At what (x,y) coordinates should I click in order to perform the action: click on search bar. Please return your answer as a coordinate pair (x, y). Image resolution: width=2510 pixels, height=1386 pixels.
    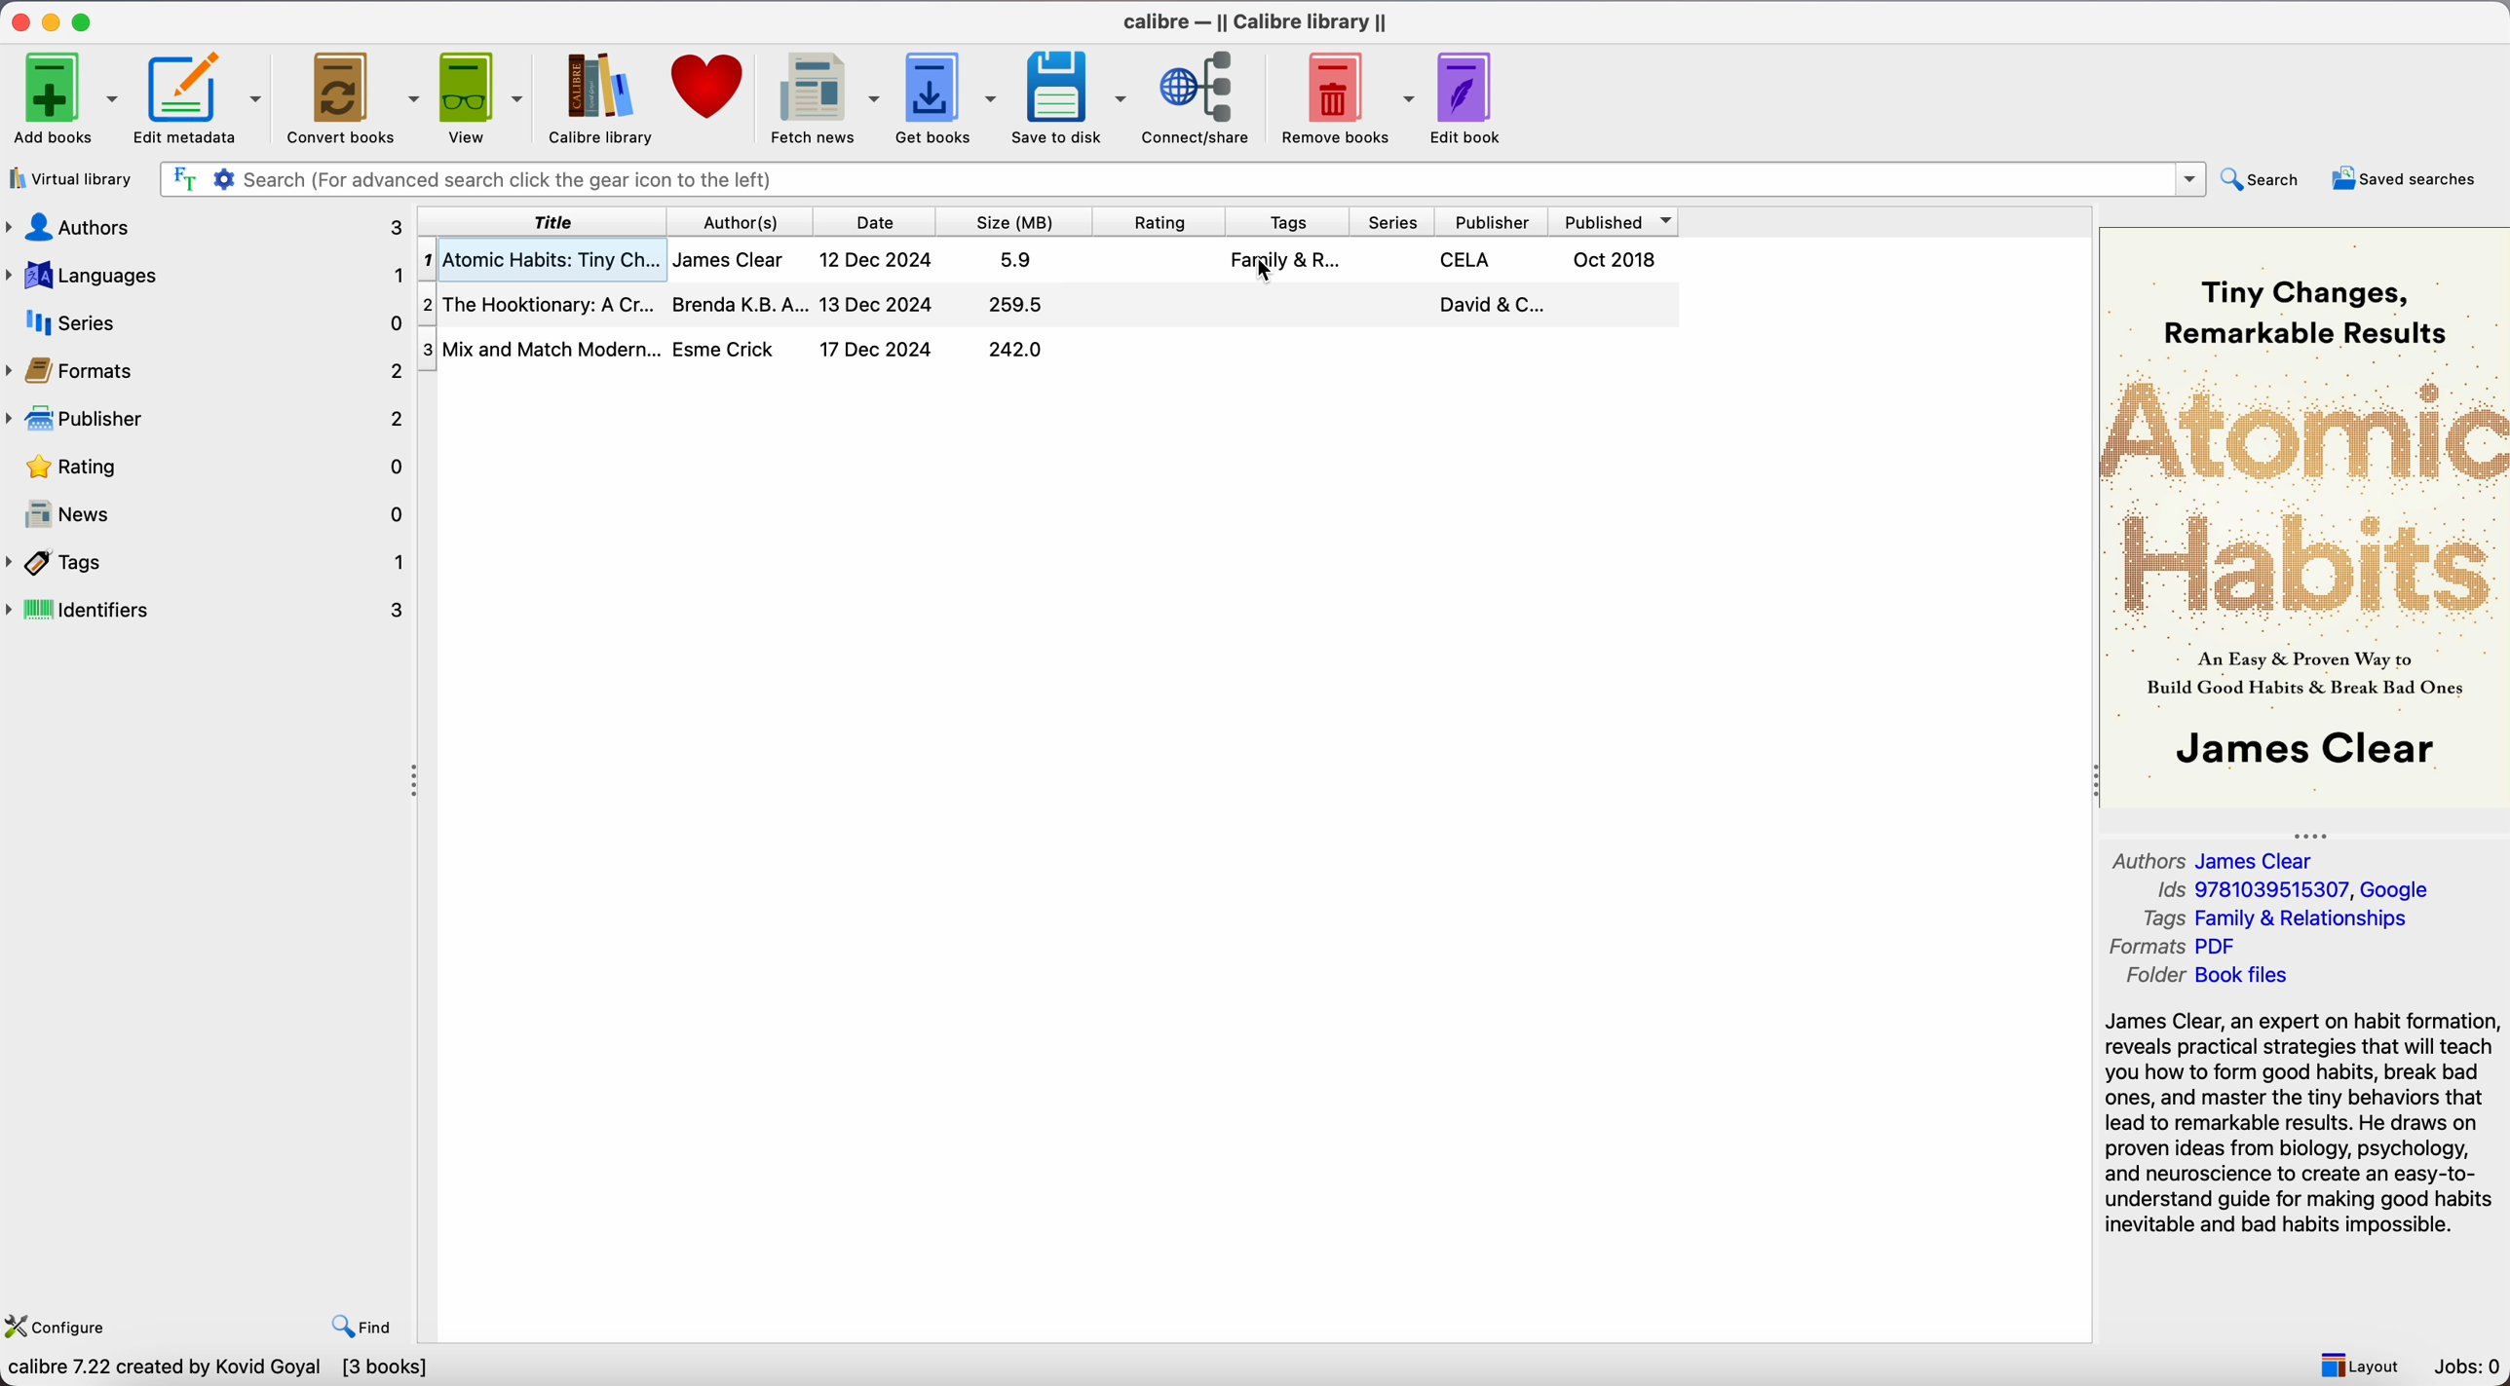
    Looking at the image, I should click on (1186, 178).